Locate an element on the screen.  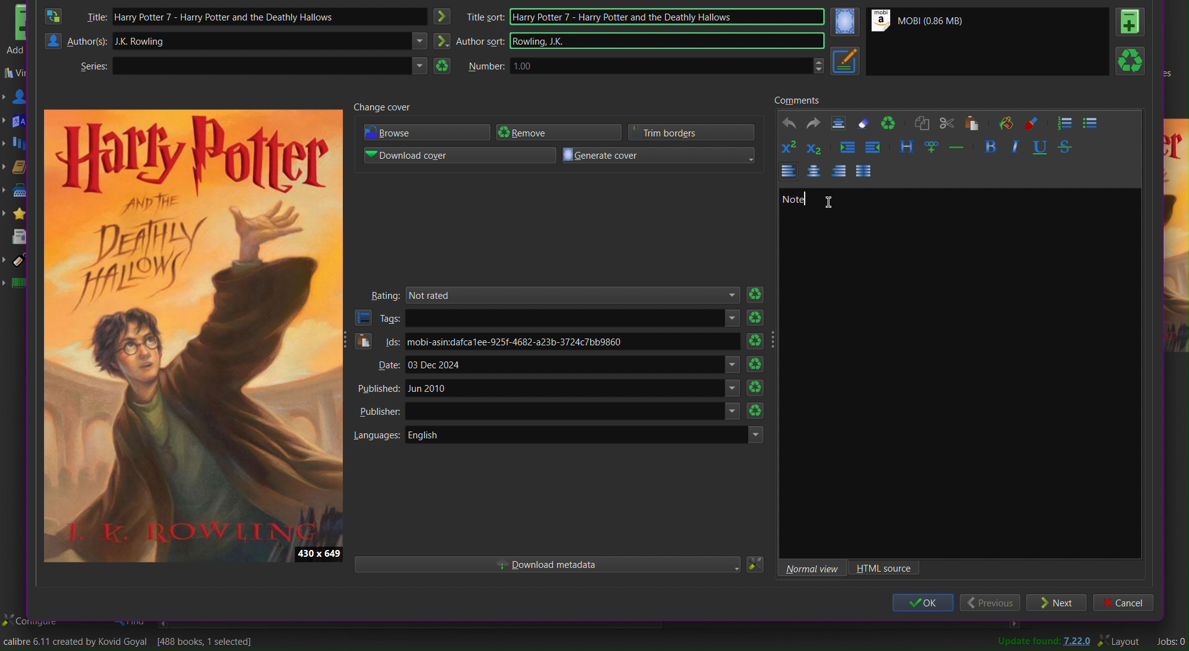
Refresh is located at coordinates (1131, 60).